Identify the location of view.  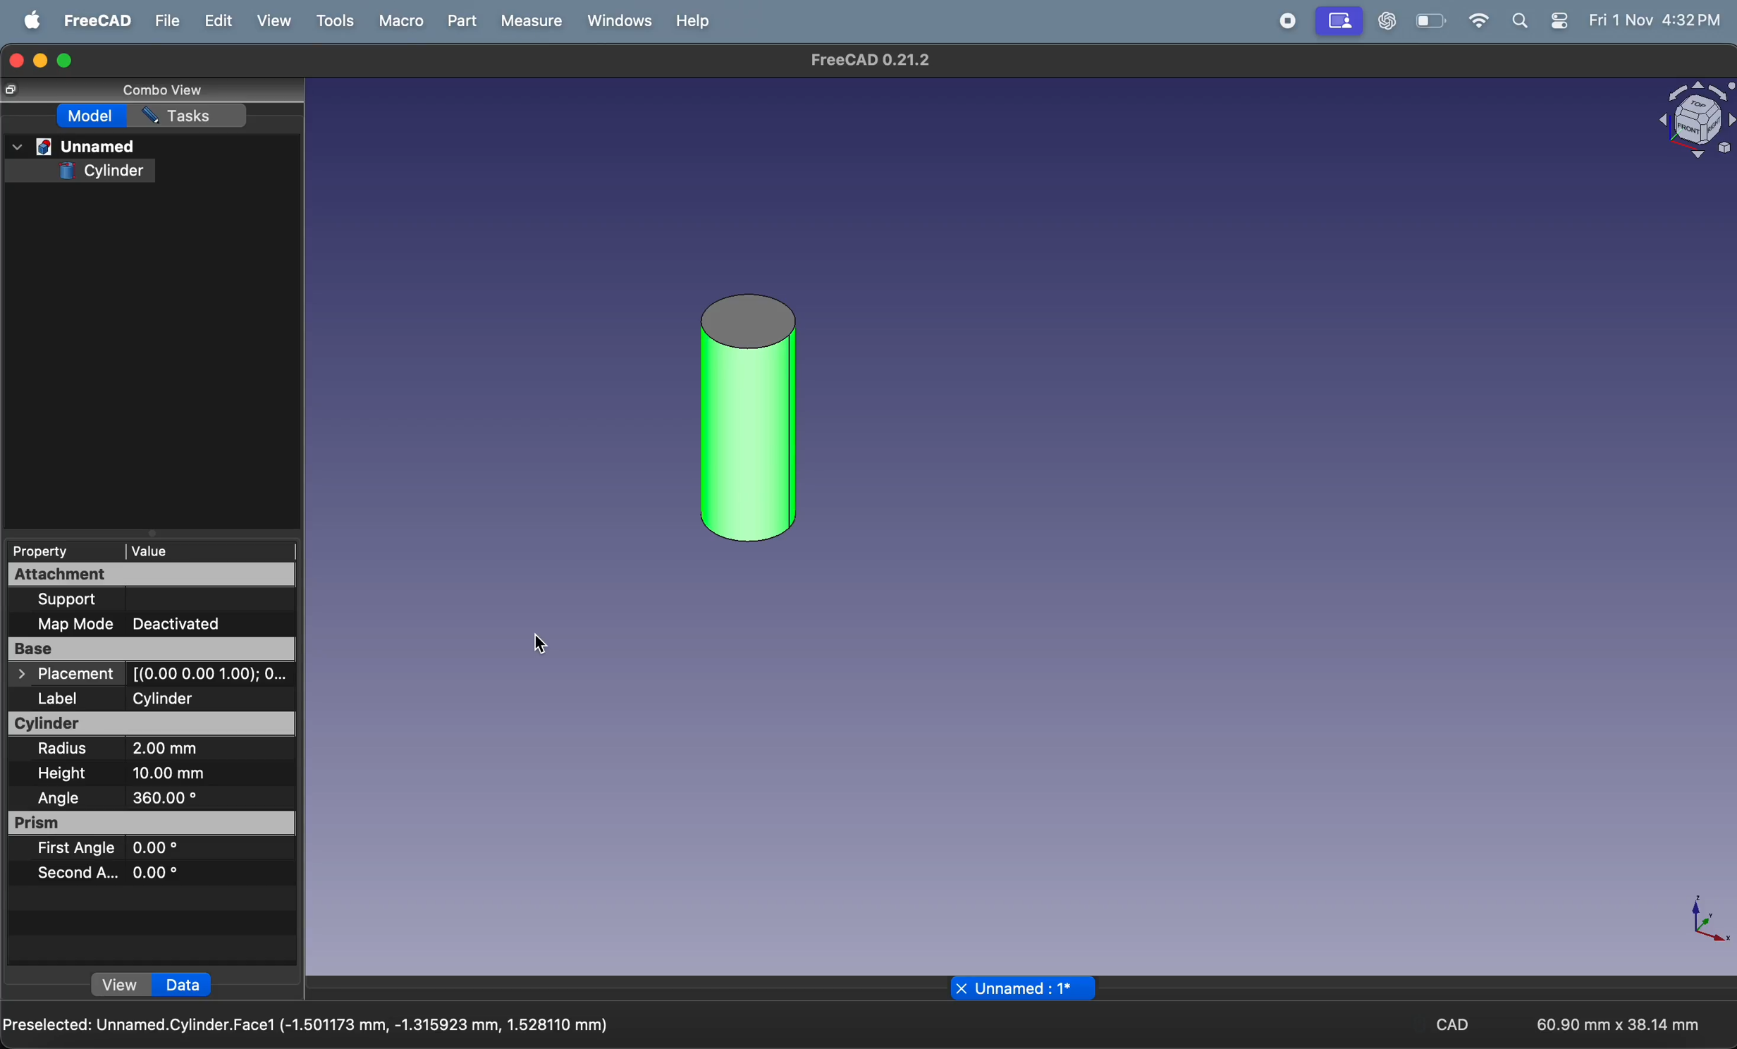
(267, 21).